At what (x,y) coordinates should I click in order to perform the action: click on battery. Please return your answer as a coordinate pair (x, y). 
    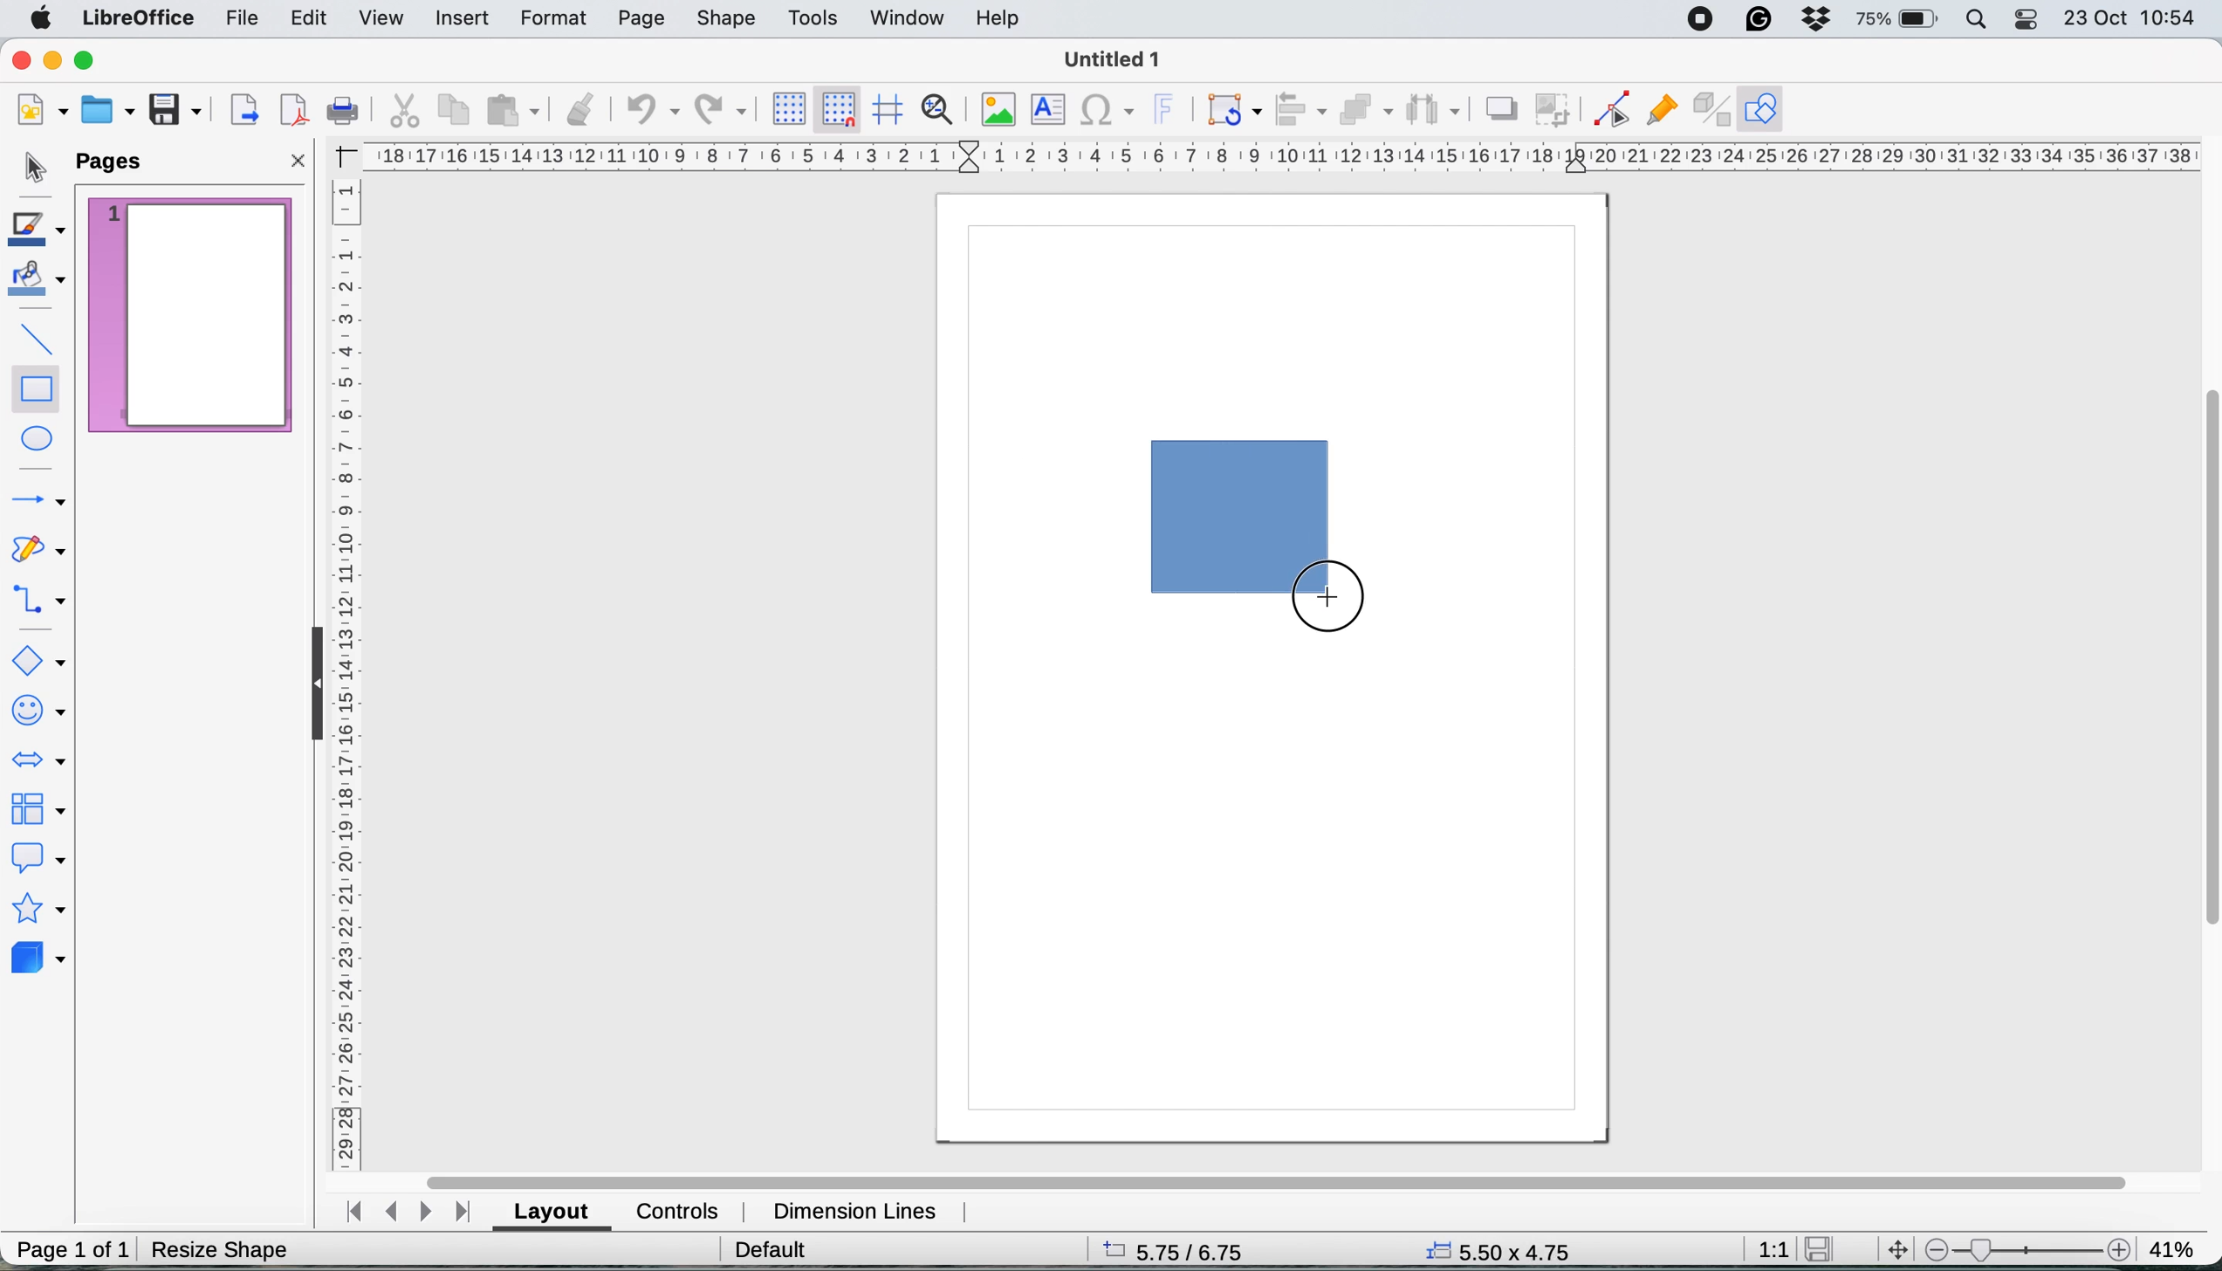
    Looking at the image, I should click on (1900, 20).